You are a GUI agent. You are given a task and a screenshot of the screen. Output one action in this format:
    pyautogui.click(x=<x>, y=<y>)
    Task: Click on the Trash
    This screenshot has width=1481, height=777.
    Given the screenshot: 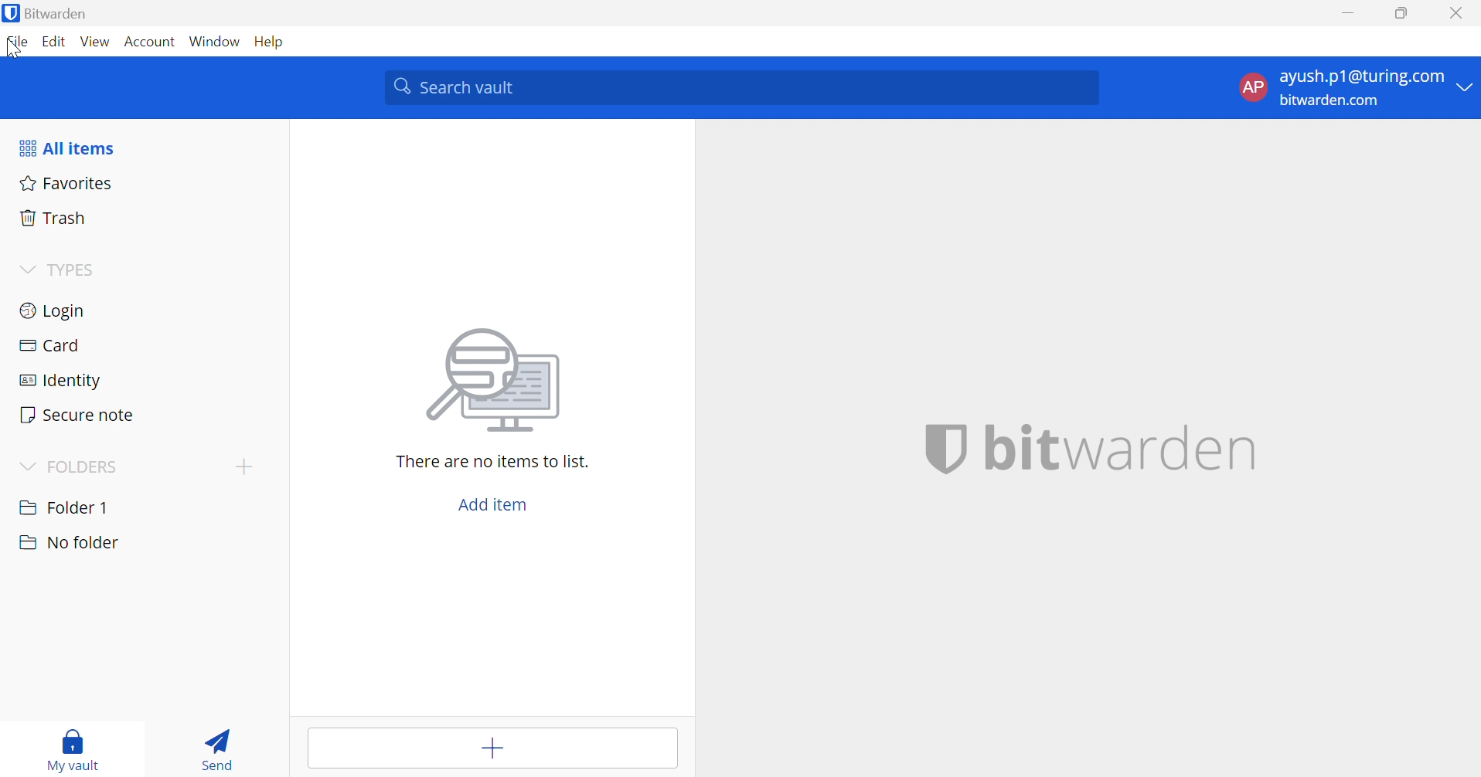 What is the action you would take?
    pyautogui.click(x=55, y=218)
    